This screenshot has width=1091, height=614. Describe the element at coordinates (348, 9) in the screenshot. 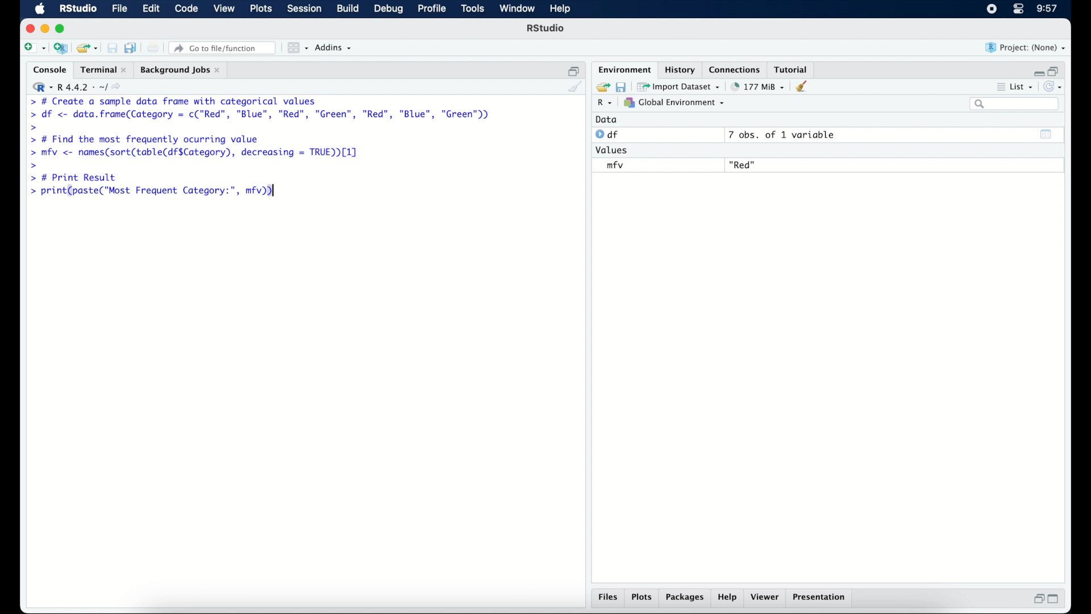

I see `build` at that location.